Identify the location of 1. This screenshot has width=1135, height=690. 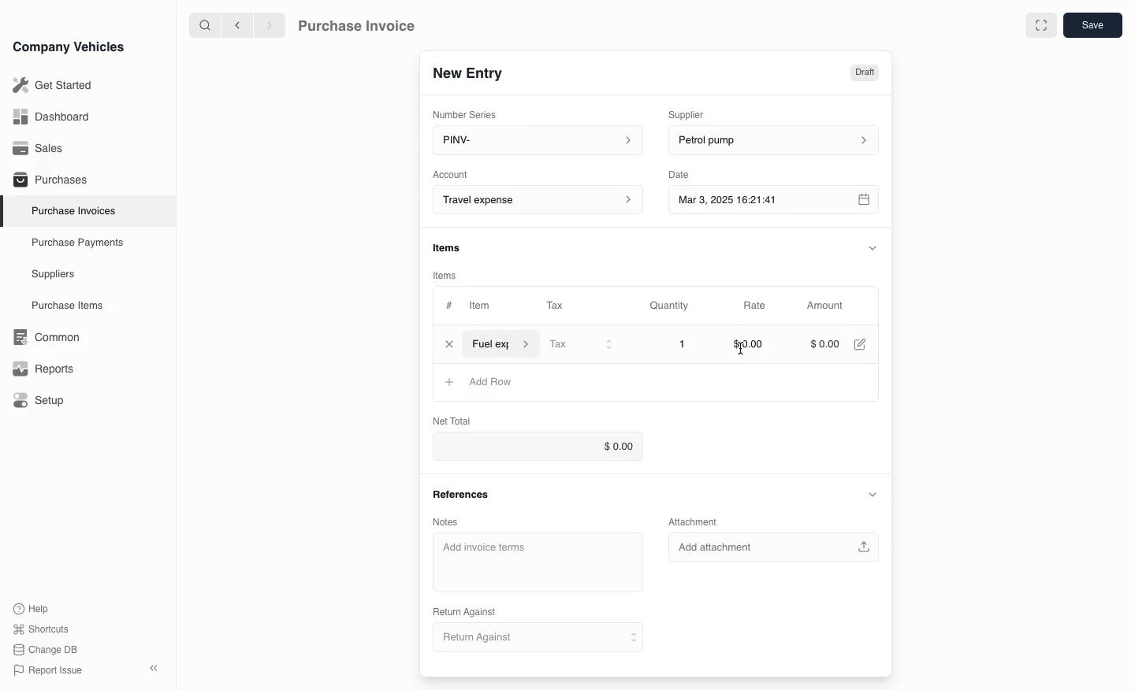
(671, 344).